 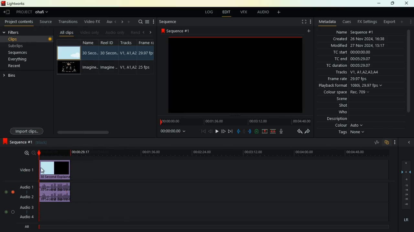 What do you see at coordinates (178, 31) in the screenshot?
I see `sequence` at bounding box center [178, 31].